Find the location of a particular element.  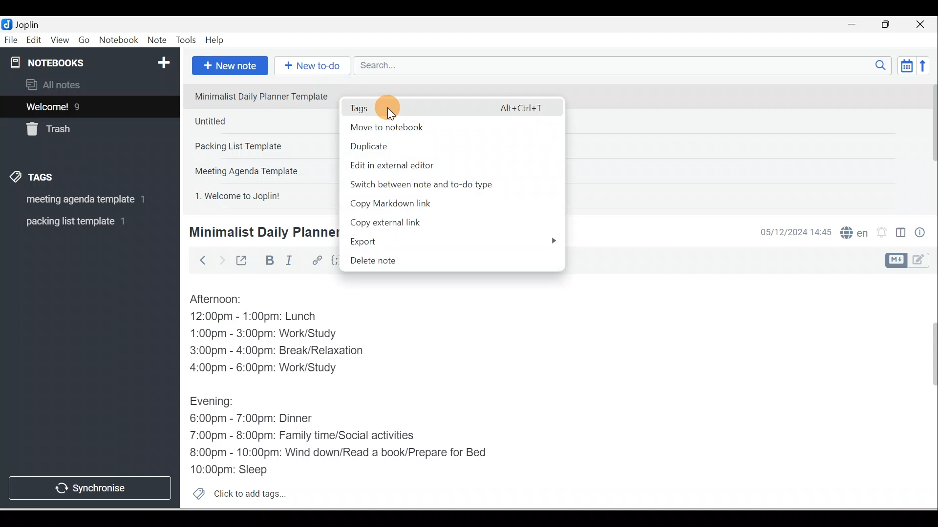

Toggle editors is located at coordinates (901, 234).